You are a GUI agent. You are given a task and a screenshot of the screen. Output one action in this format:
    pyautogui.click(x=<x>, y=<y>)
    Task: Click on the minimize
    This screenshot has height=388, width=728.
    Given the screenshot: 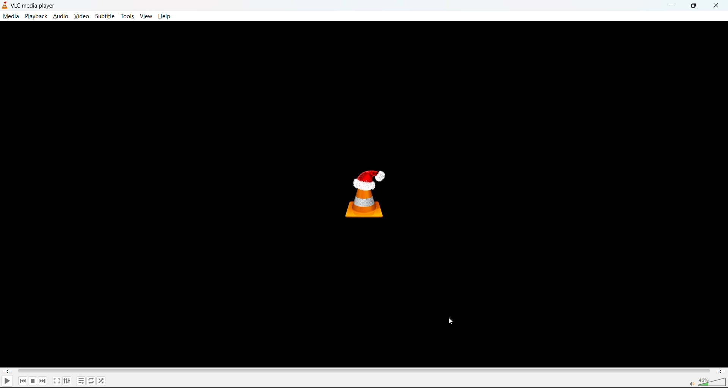 What is the action you would take?
    pyautogui.click(x=671, y=6)
    